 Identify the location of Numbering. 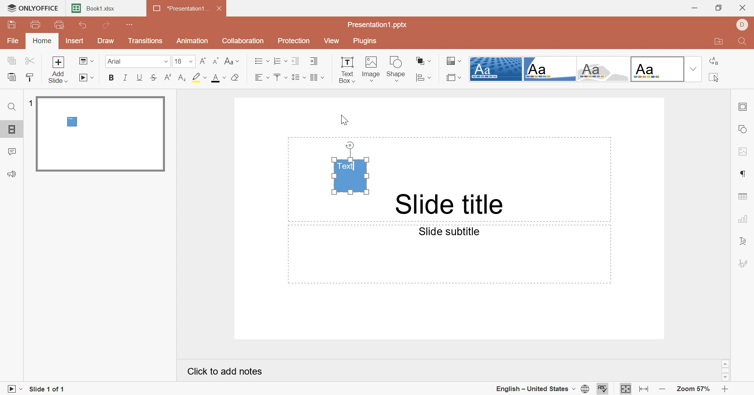
(281, 60).